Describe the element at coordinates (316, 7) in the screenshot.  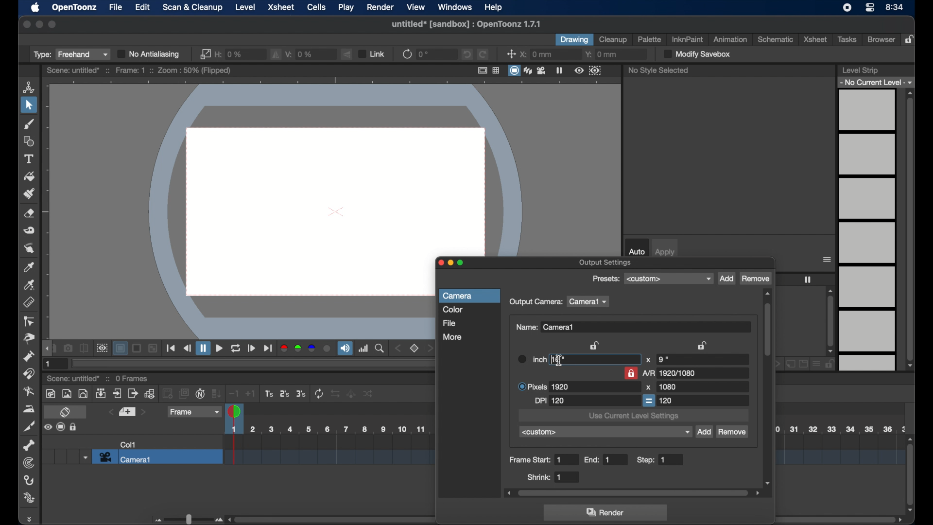
I see `cells` at that location.